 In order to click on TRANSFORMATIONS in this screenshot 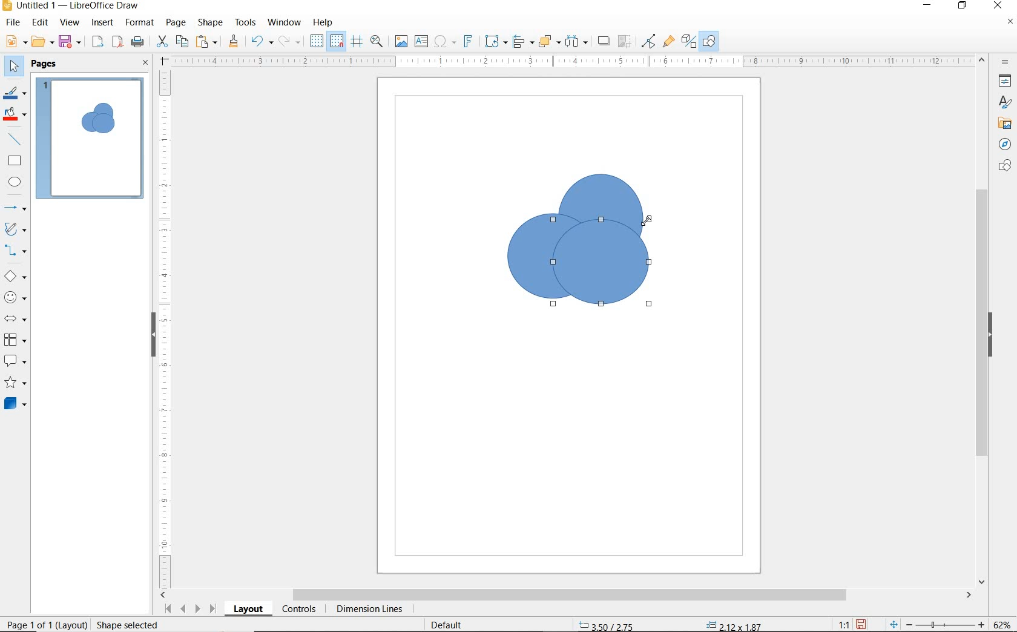, I will do `click(494, 41)`.